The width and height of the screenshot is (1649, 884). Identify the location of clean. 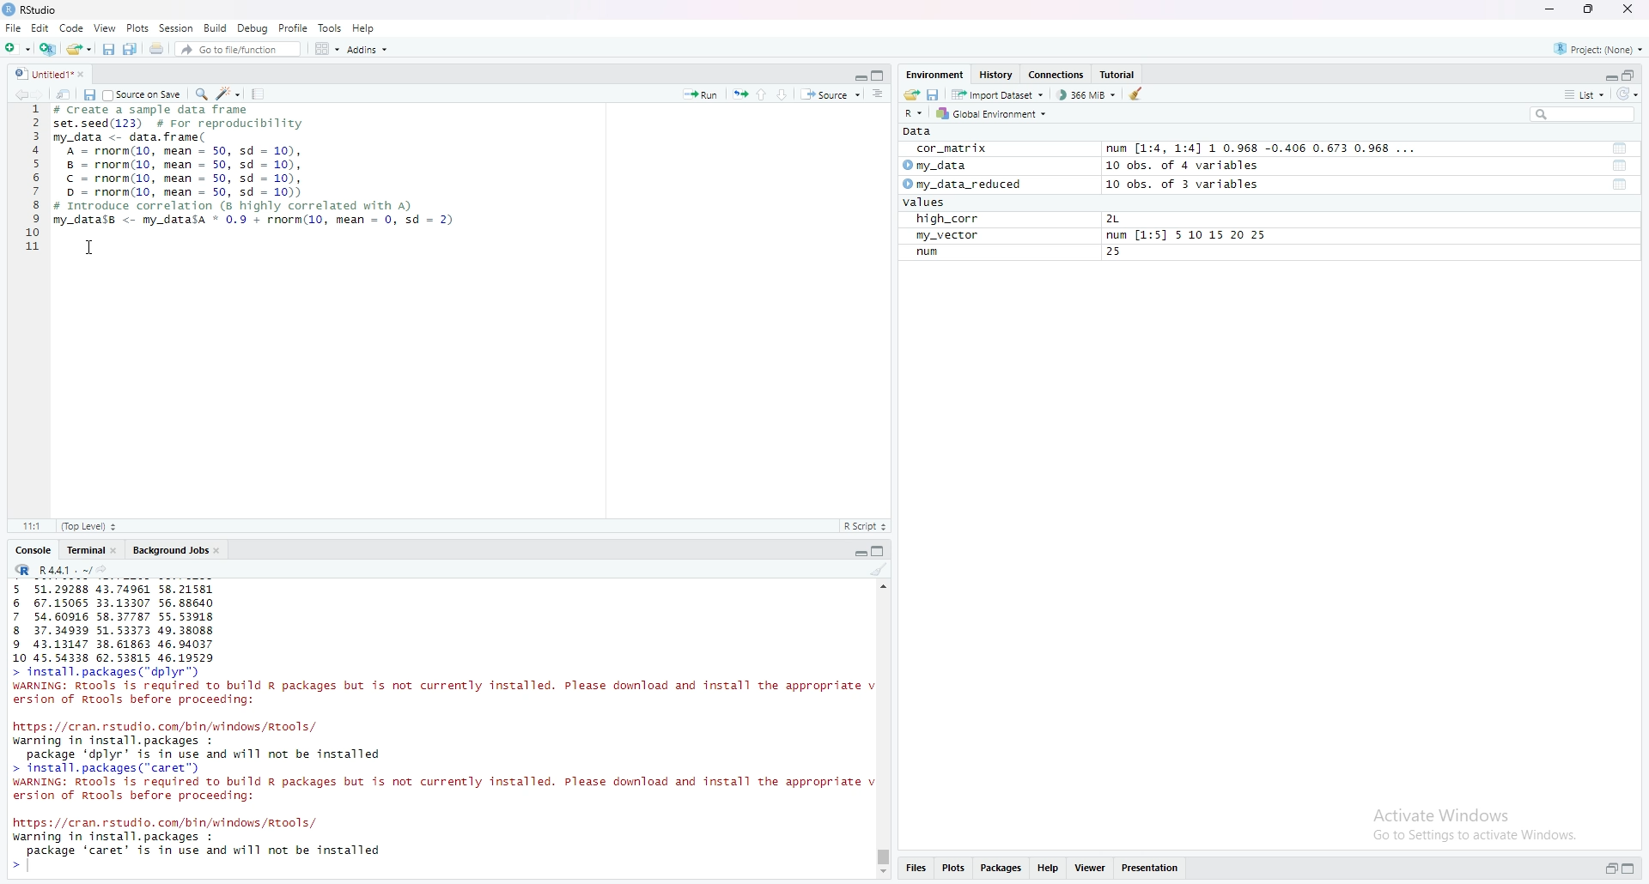
(879, 568).